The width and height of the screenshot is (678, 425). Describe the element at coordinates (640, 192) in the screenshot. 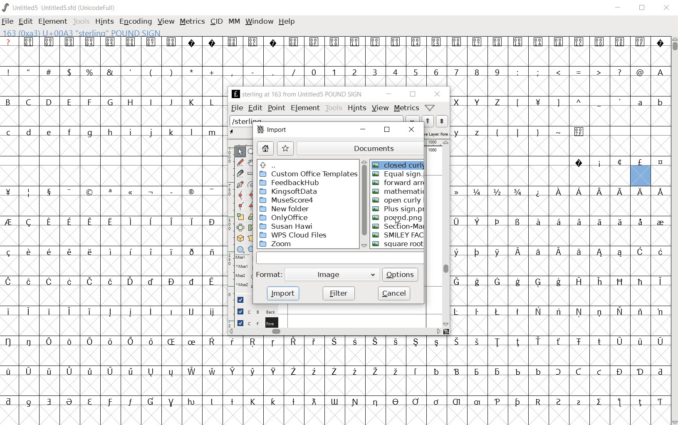

I see `Symbol` at that location.